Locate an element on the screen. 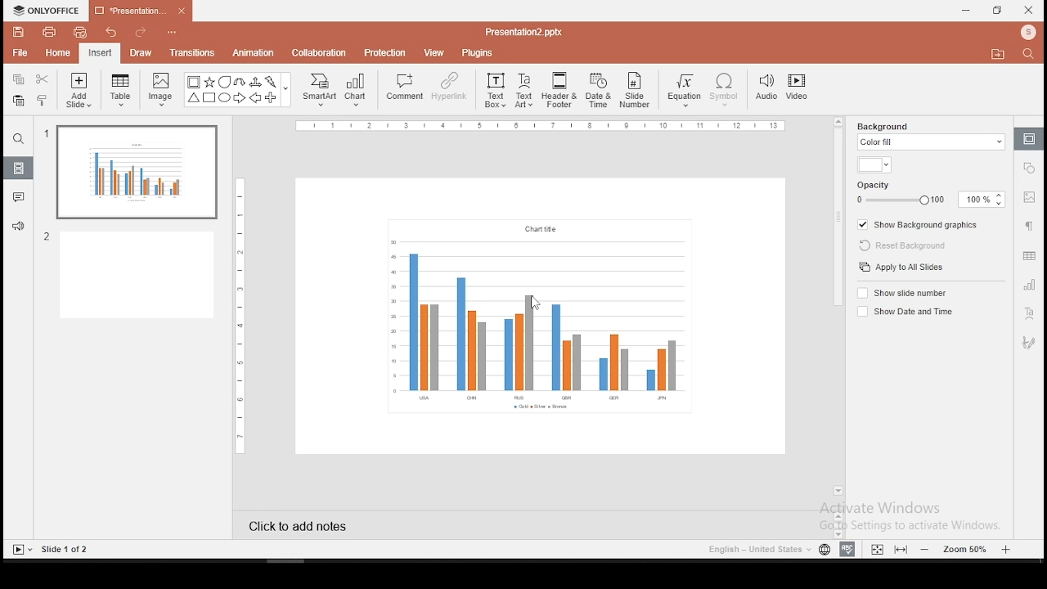 Image resolution: width=1047 pixels, height=589 pixels. slide number is located at coordinates (636, 89).